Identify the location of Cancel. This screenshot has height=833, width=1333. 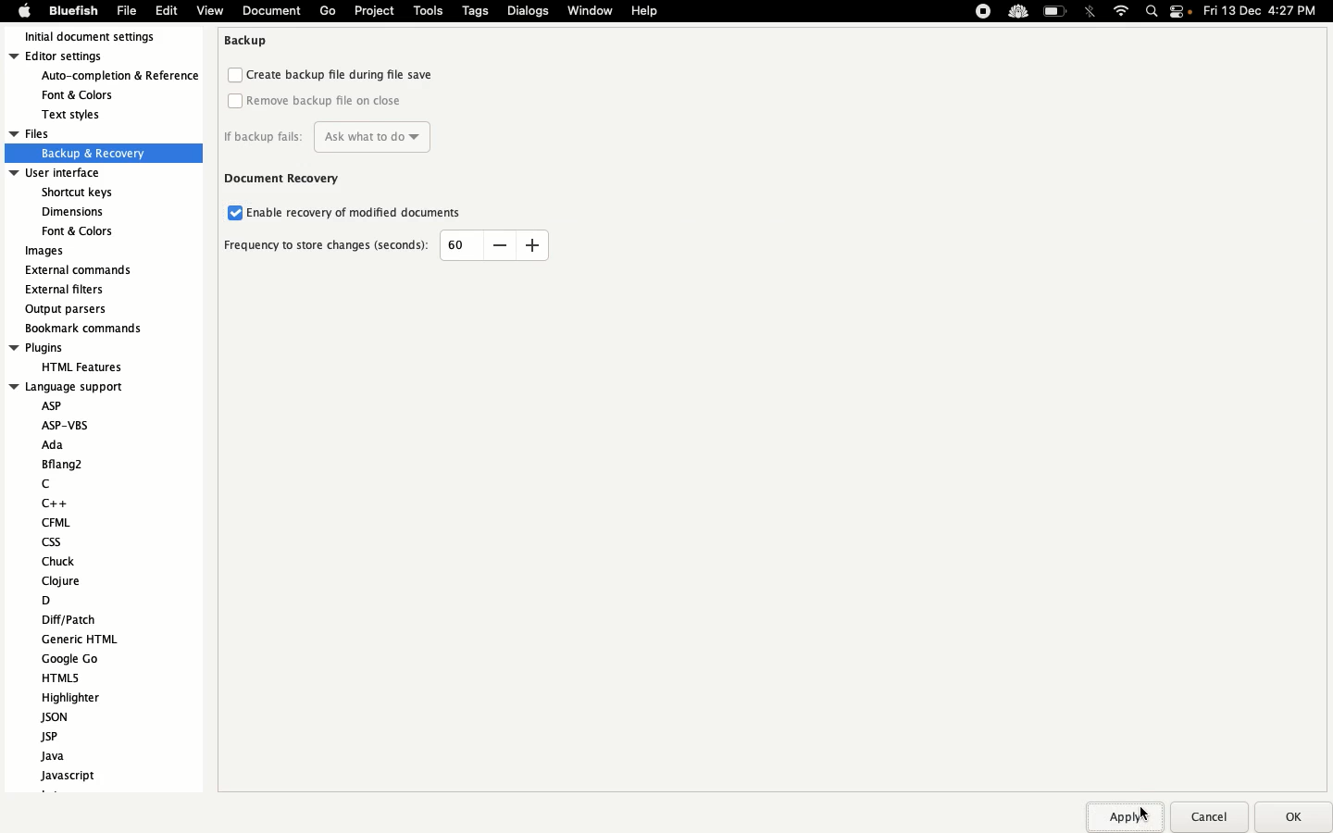
(1212, 814).